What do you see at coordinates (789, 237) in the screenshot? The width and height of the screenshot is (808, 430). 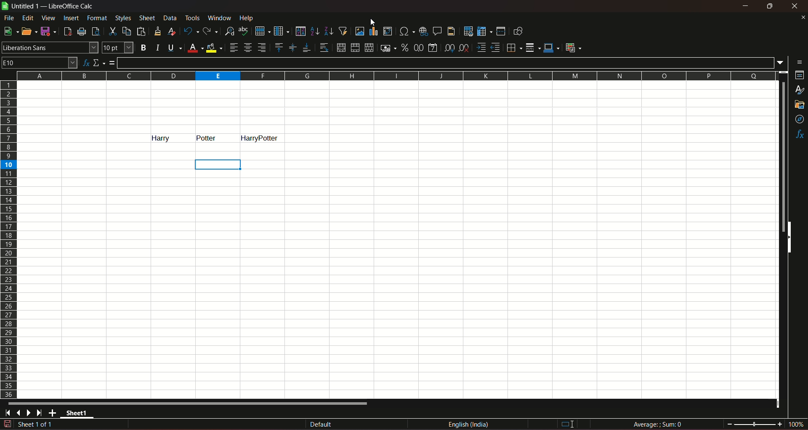 I see `side scrollbars` at bounding box center [789, 237].